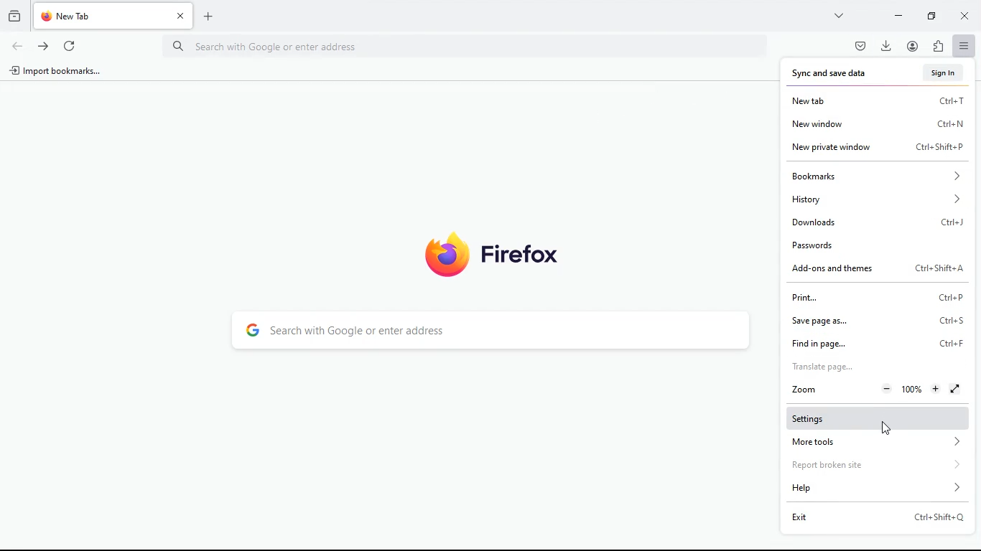  What do you see at coordinates (874, 103) in the screenshot?
I see `new tab` at bounding box center [874, 103].